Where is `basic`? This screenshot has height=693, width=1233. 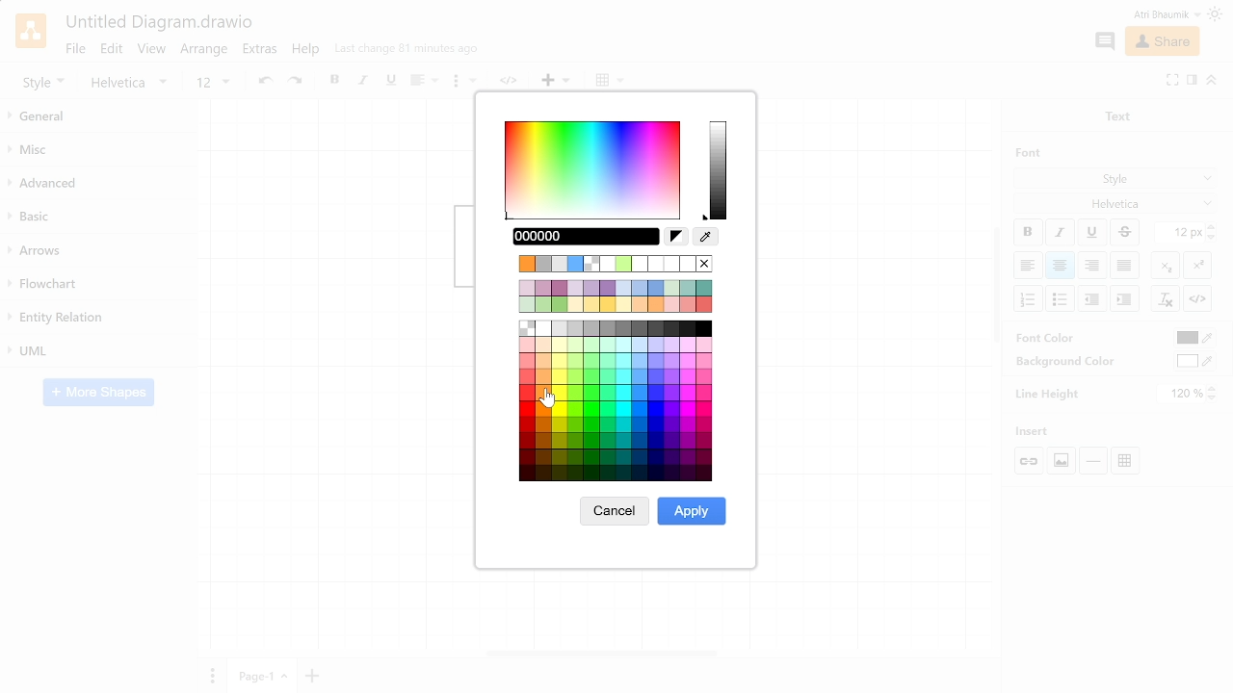
basic is located at coordinates (98, 218).